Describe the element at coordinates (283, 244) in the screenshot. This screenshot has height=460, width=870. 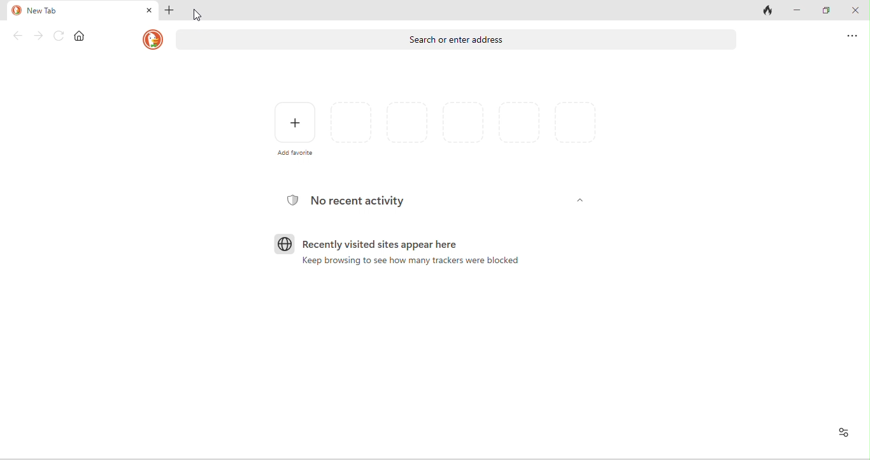
I see `browser logo` at that location.